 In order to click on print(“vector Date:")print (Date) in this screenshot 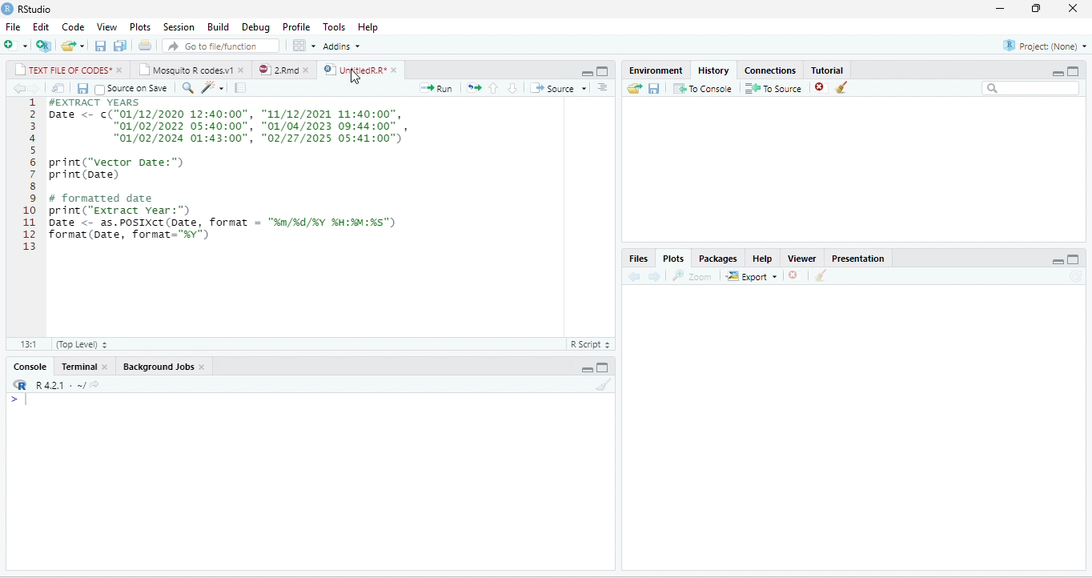, I will do `click(116, 168)`.